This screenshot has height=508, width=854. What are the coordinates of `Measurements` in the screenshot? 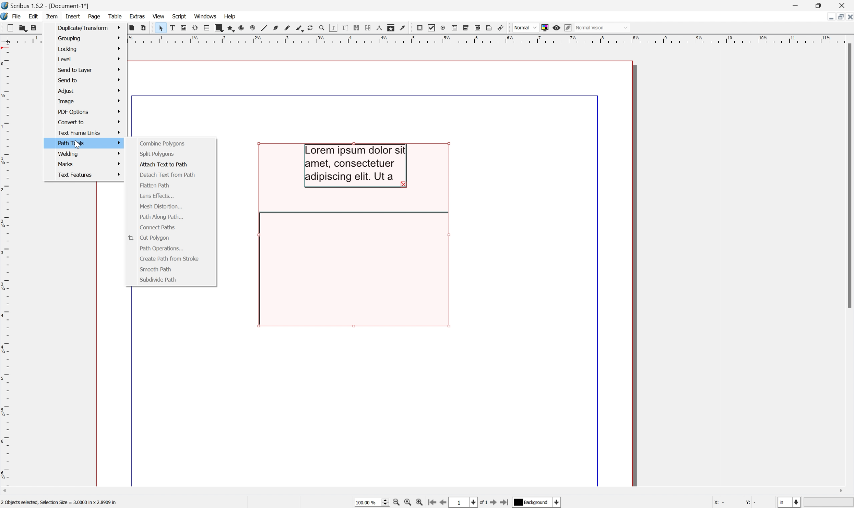 It's located at (380, 28).